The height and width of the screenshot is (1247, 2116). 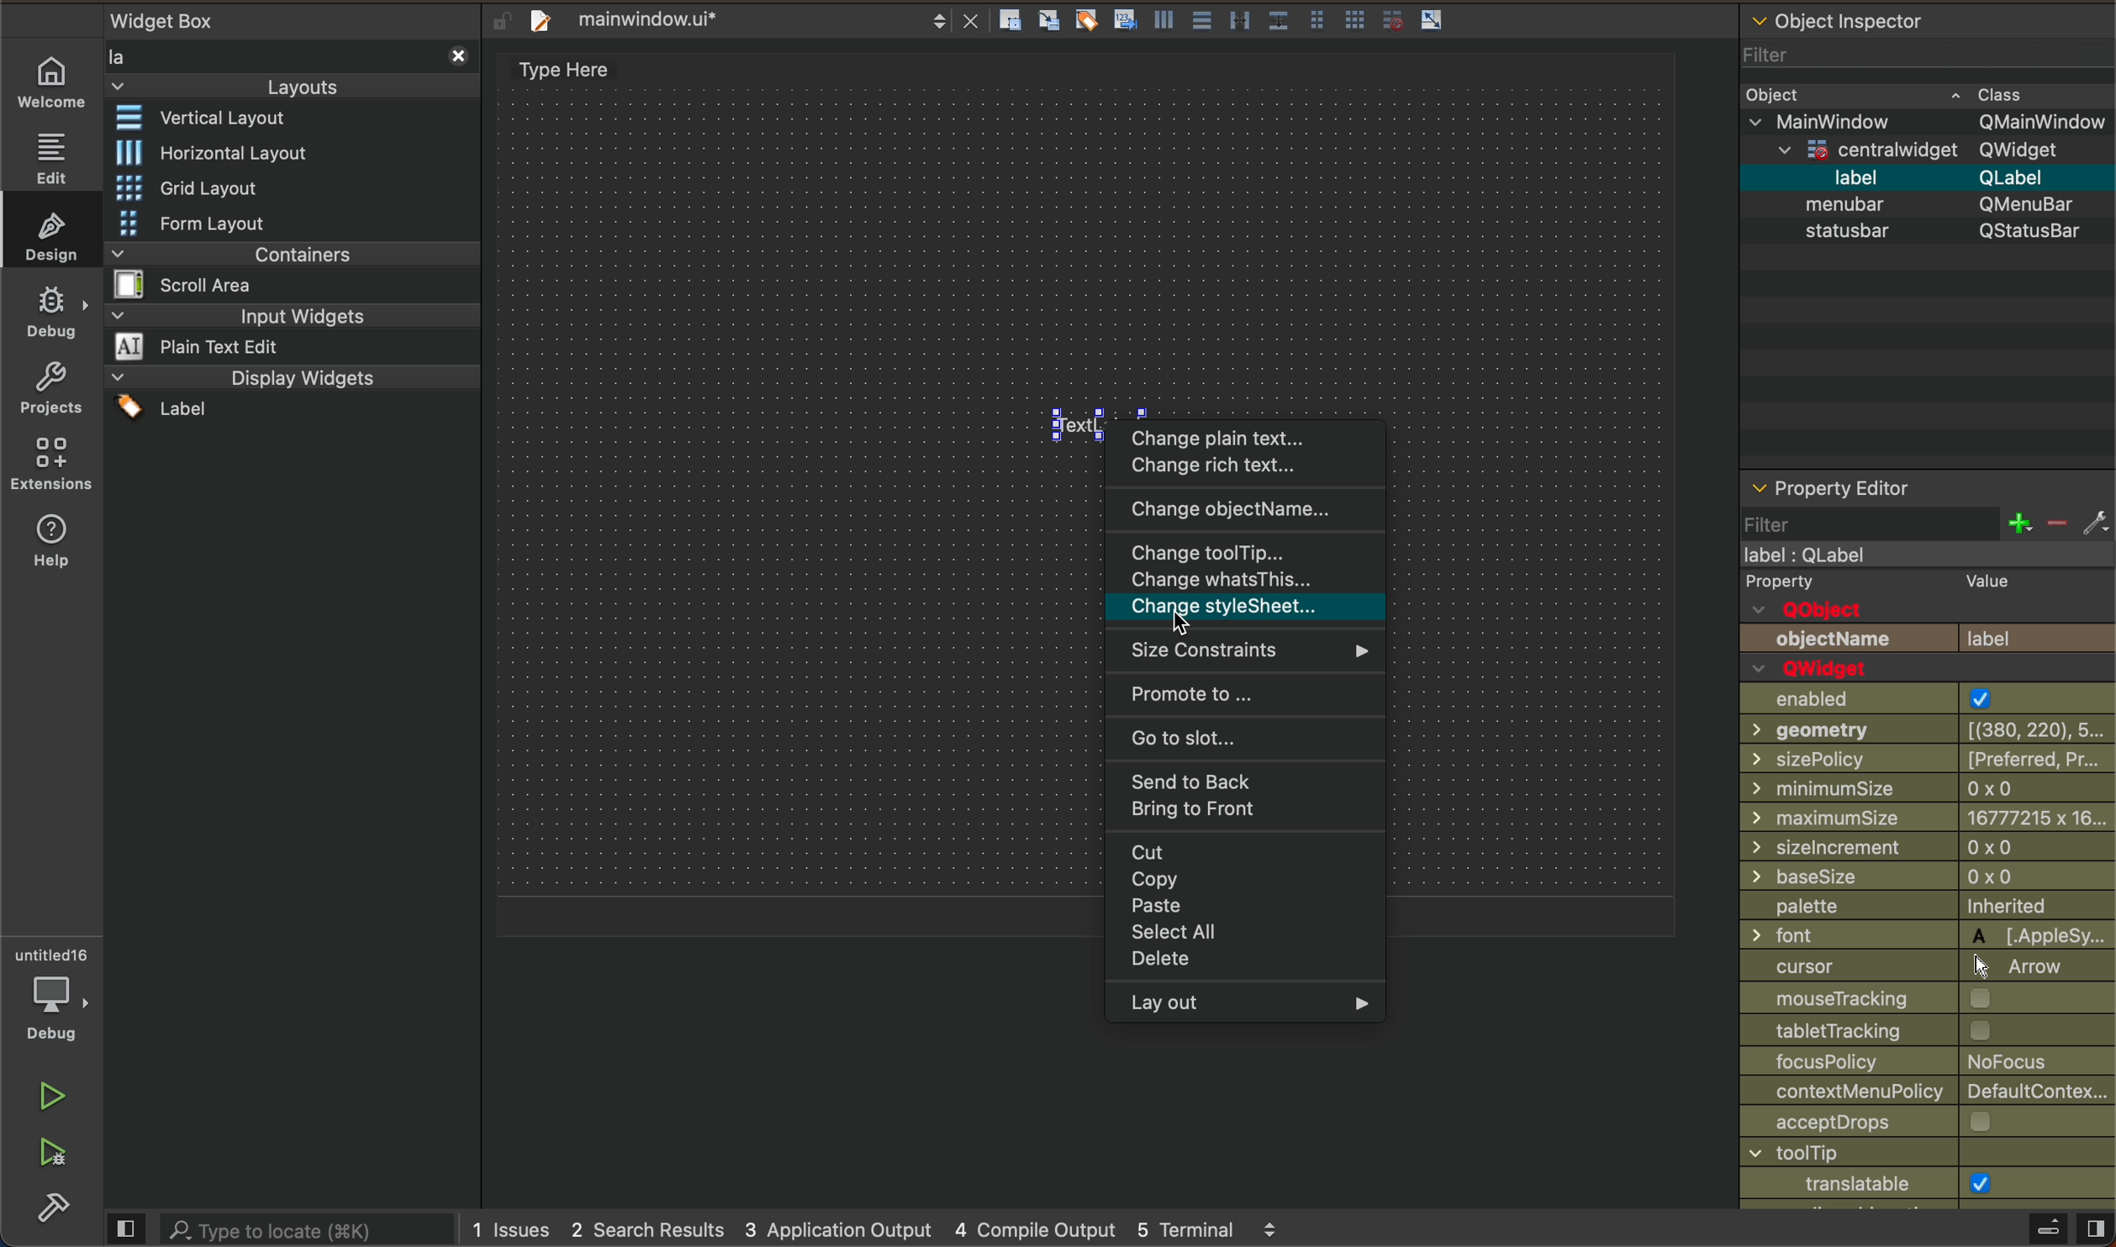 I want to click on issues, so click(x=514, y=1229).